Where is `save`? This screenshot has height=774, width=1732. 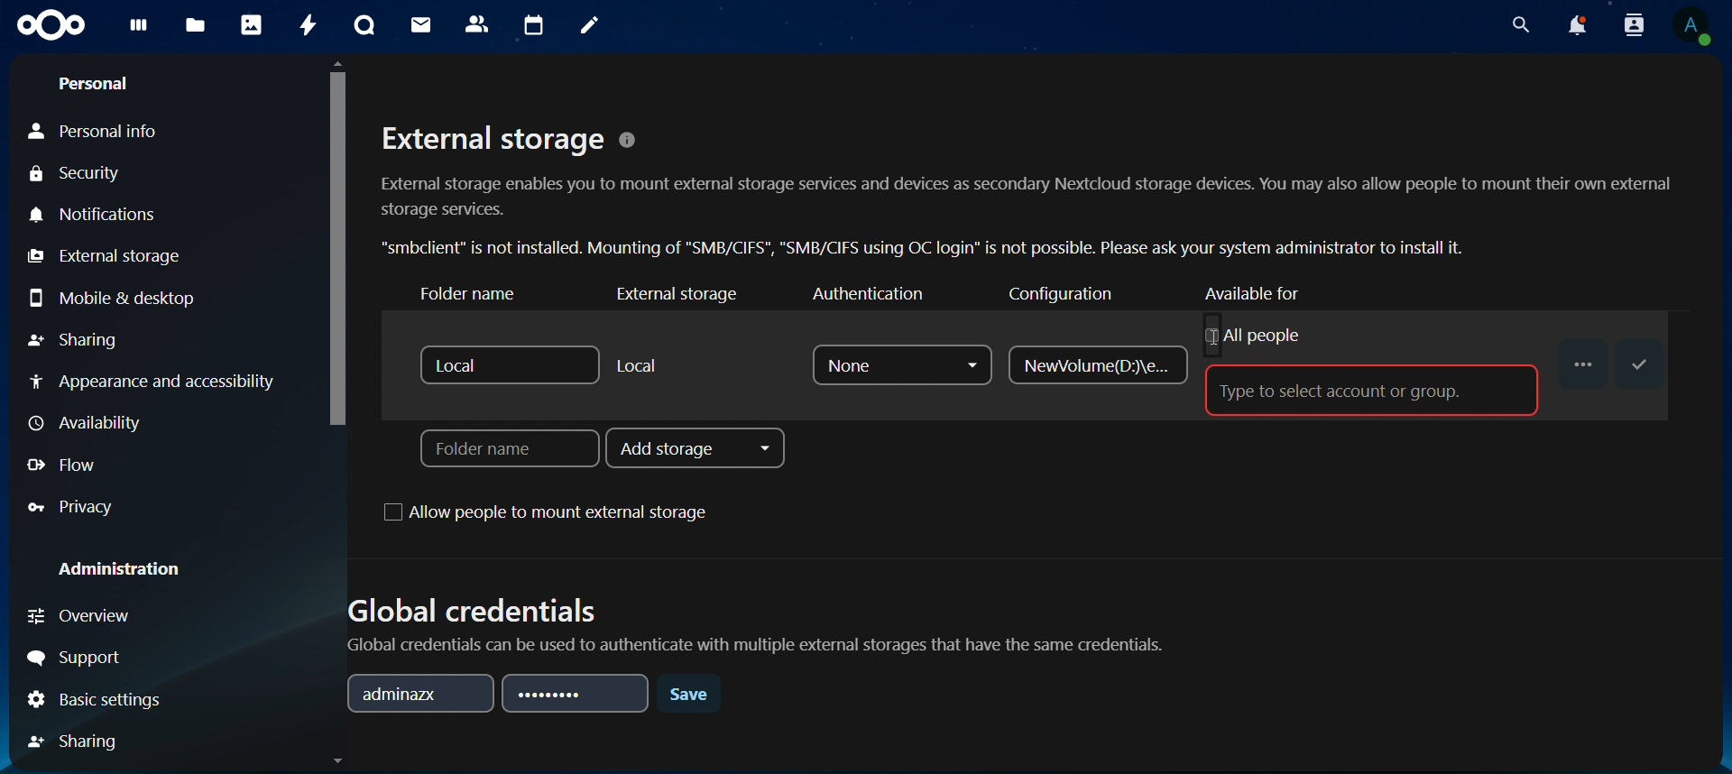
save is located at coordinates (691, 698).